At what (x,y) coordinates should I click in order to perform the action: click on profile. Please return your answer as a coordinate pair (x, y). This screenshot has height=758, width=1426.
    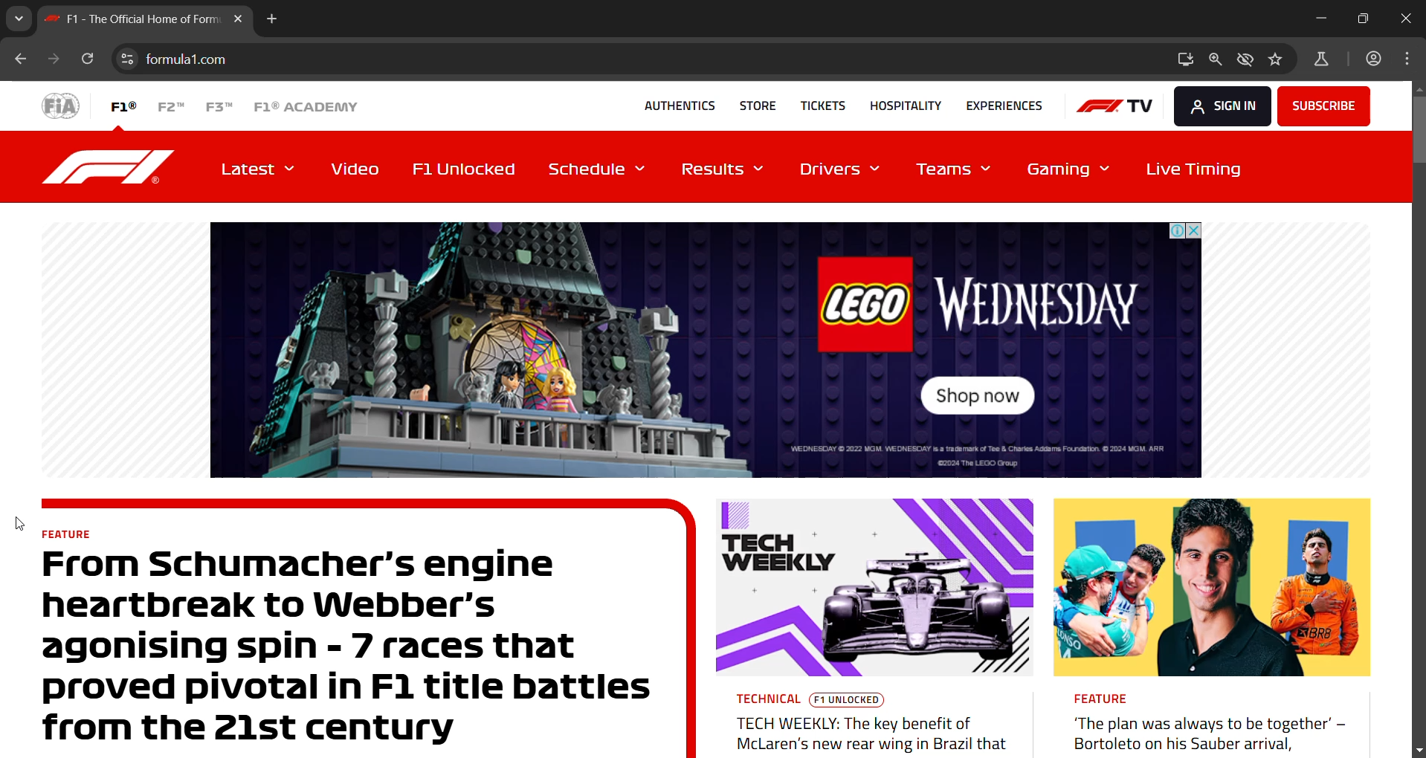
    Looking at the image, I should click on (1377, 59).